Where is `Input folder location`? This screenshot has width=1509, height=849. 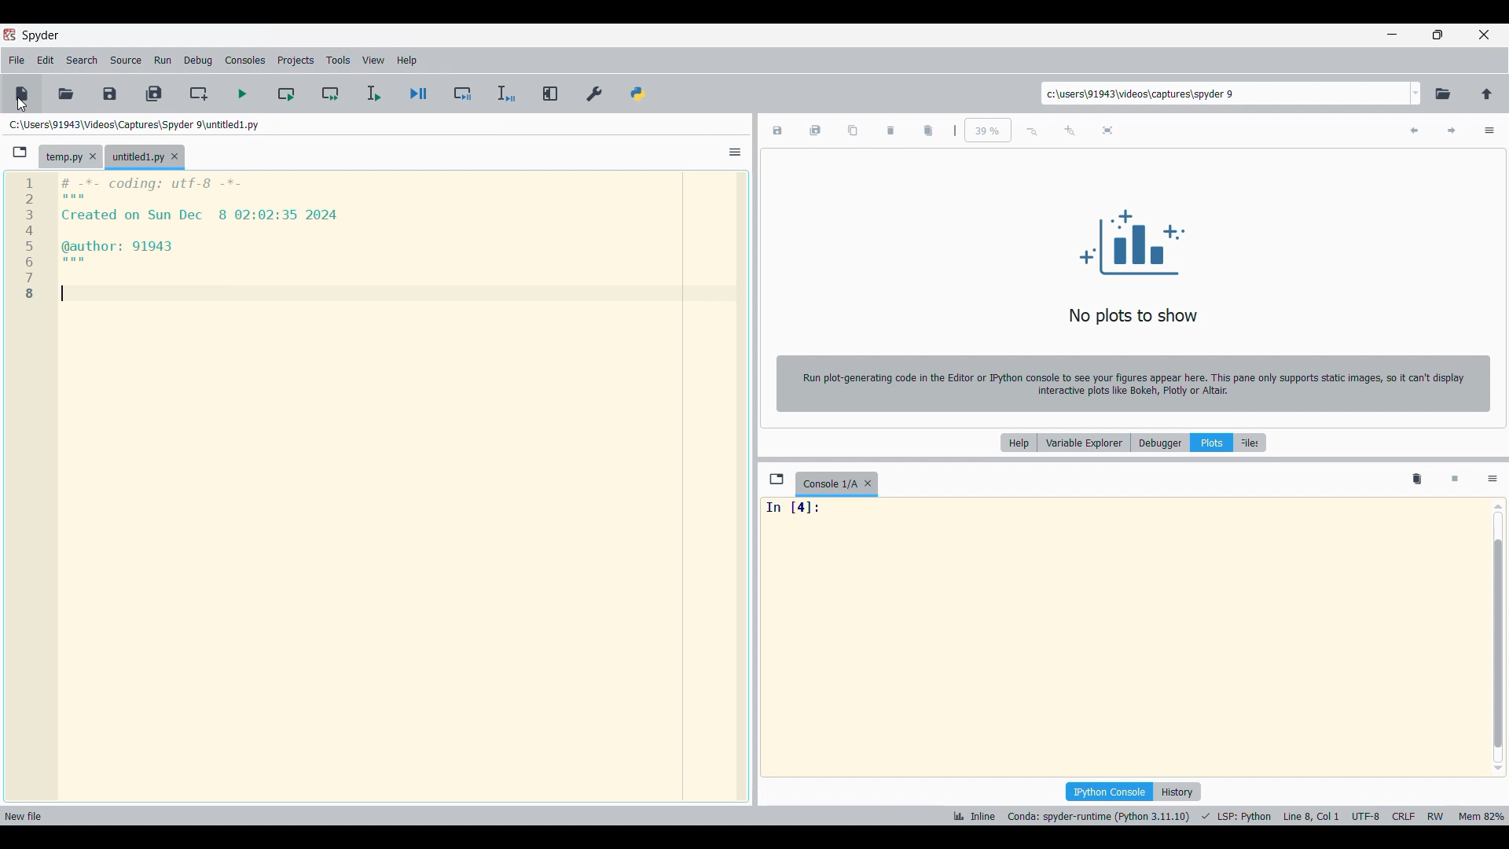 Input folder location is located at coordinates (1224, 93).